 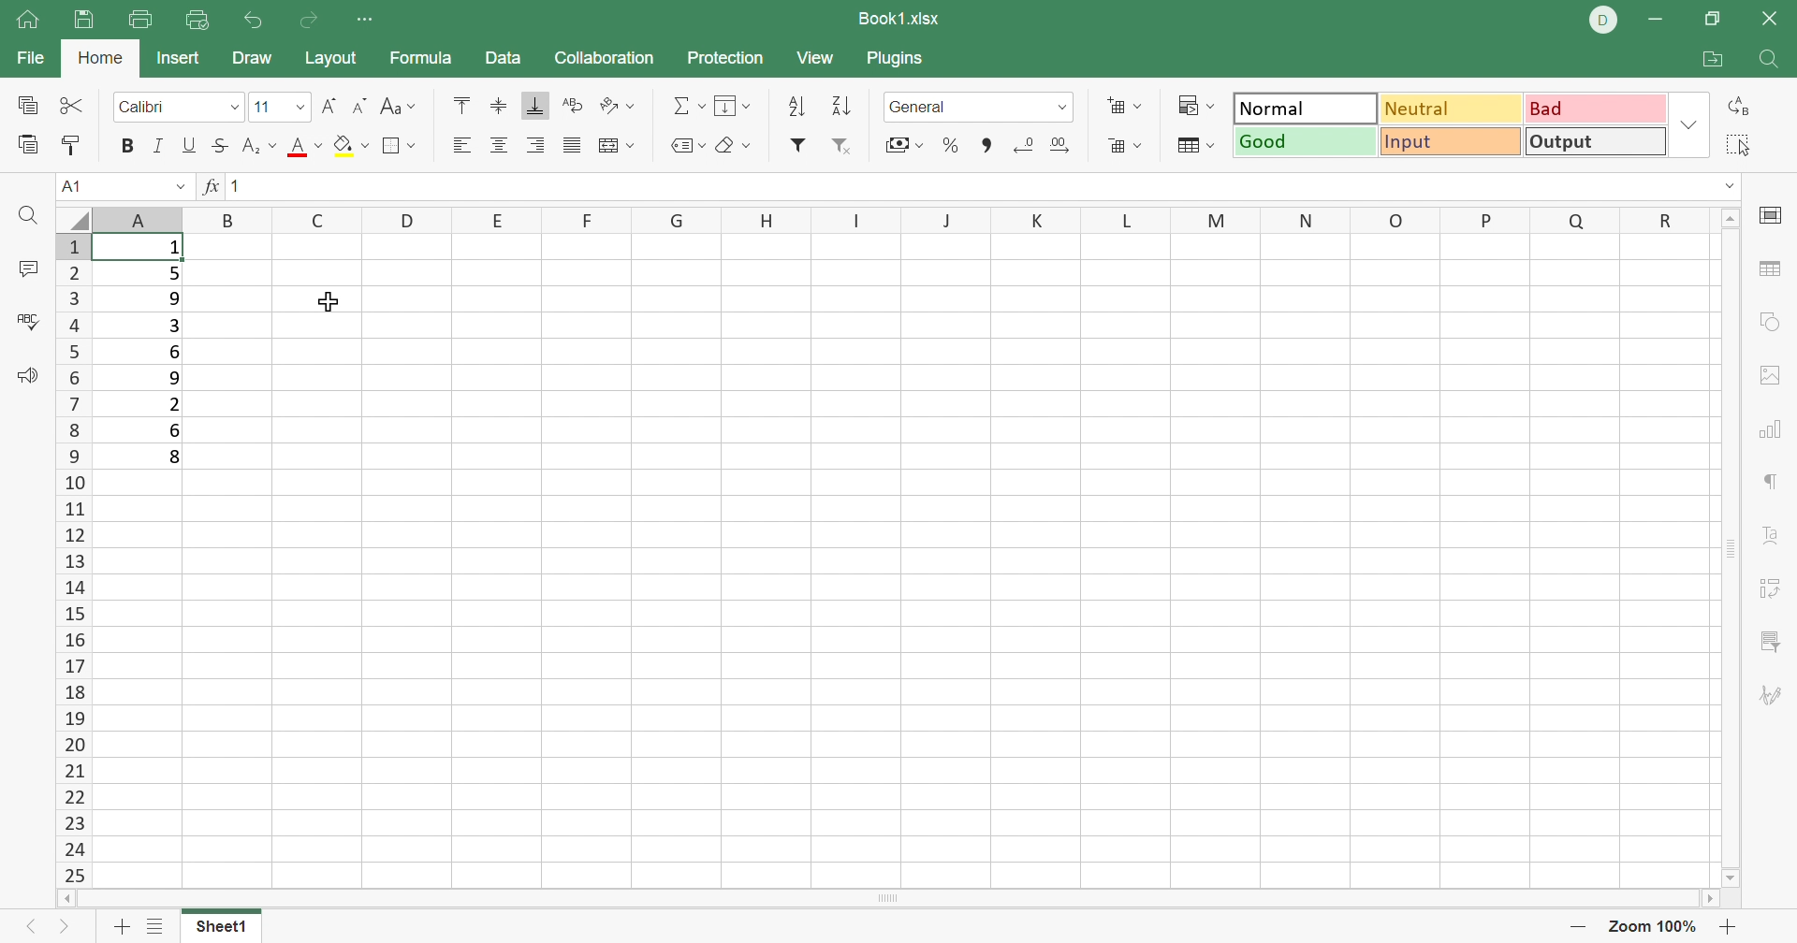 I want to click on Filter, so click(x=796, y=145).